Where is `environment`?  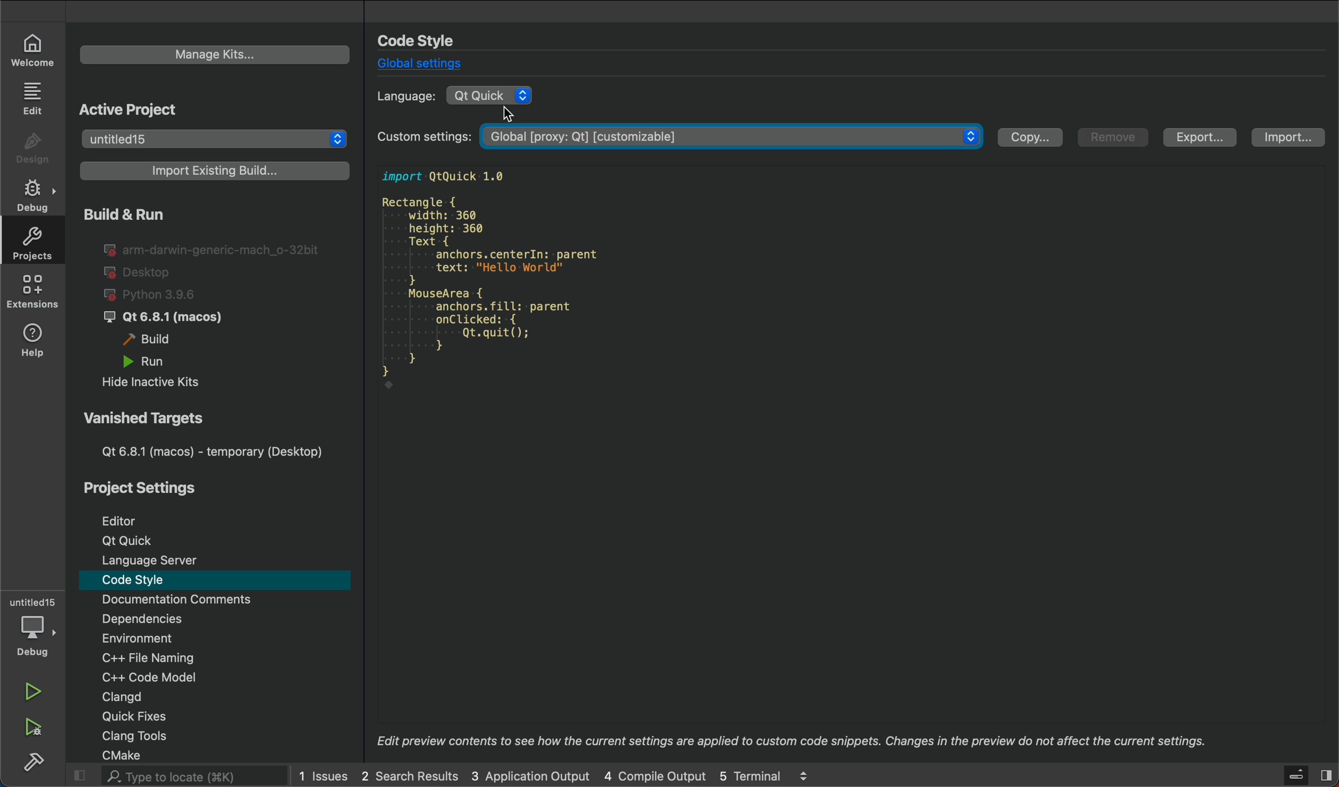
environment is located at coordinates (162, 637).